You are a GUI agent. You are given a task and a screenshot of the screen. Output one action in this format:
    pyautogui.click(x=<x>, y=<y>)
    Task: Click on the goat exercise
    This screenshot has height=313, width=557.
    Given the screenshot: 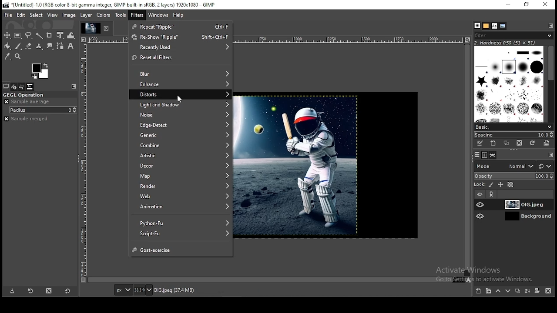 What is the action you would take?
    pyautogui.click(x=181, y=249)
    